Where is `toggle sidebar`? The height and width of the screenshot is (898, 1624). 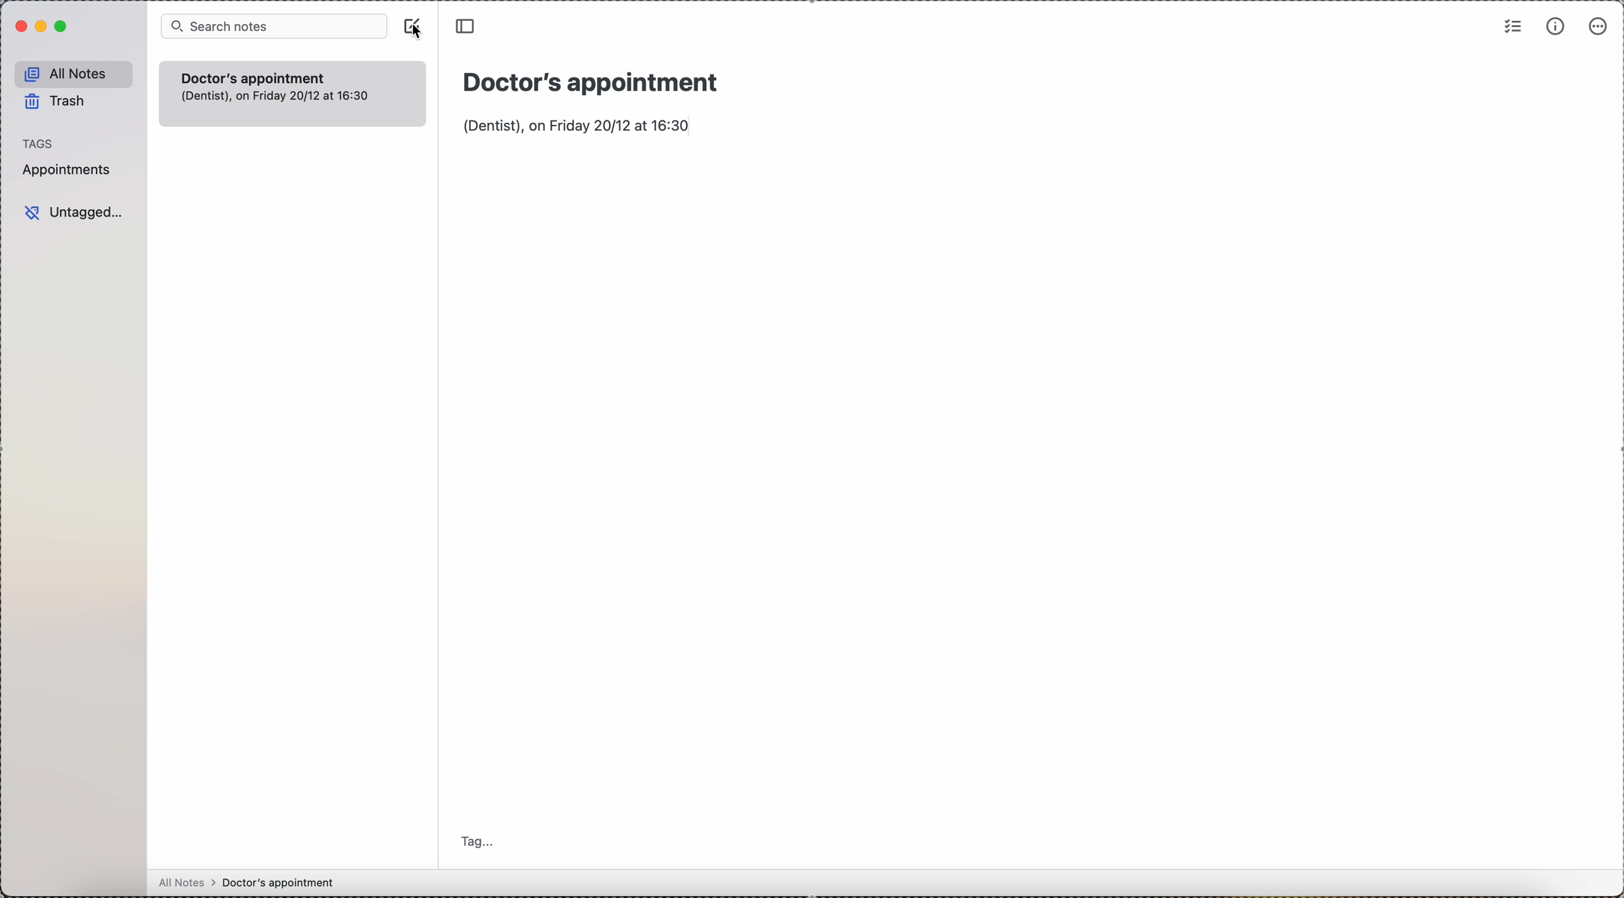 toggle sidebar is located at coordinates (464, 25).